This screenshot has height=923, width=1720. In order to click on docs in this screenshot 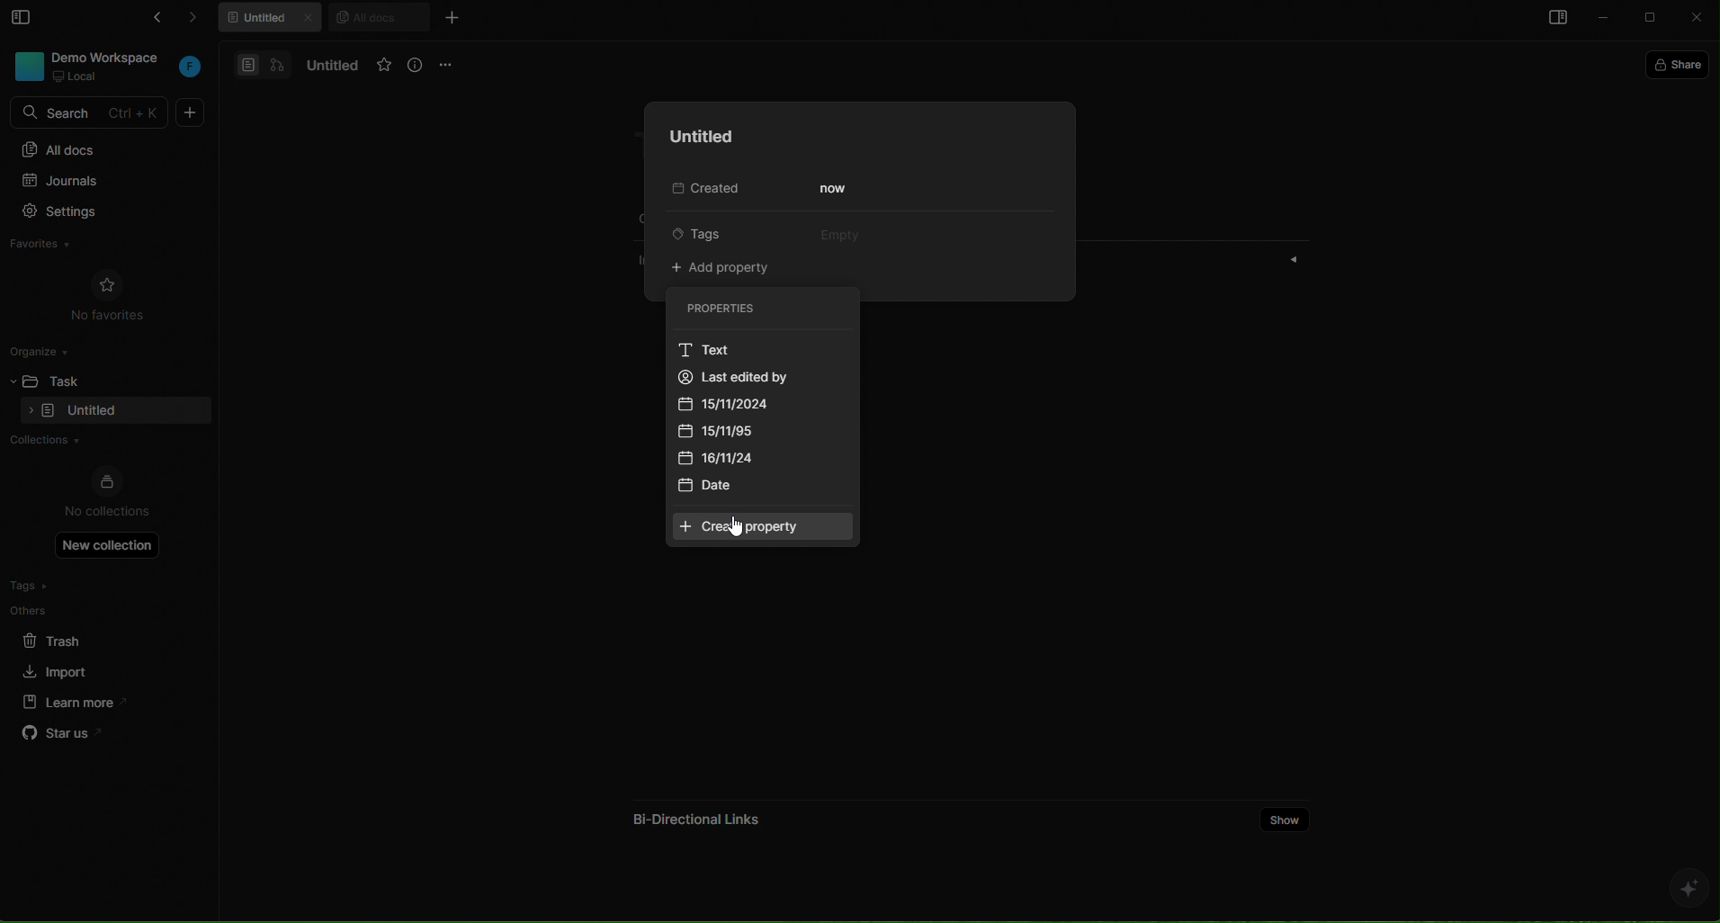, I will do `click(263, 64)`.